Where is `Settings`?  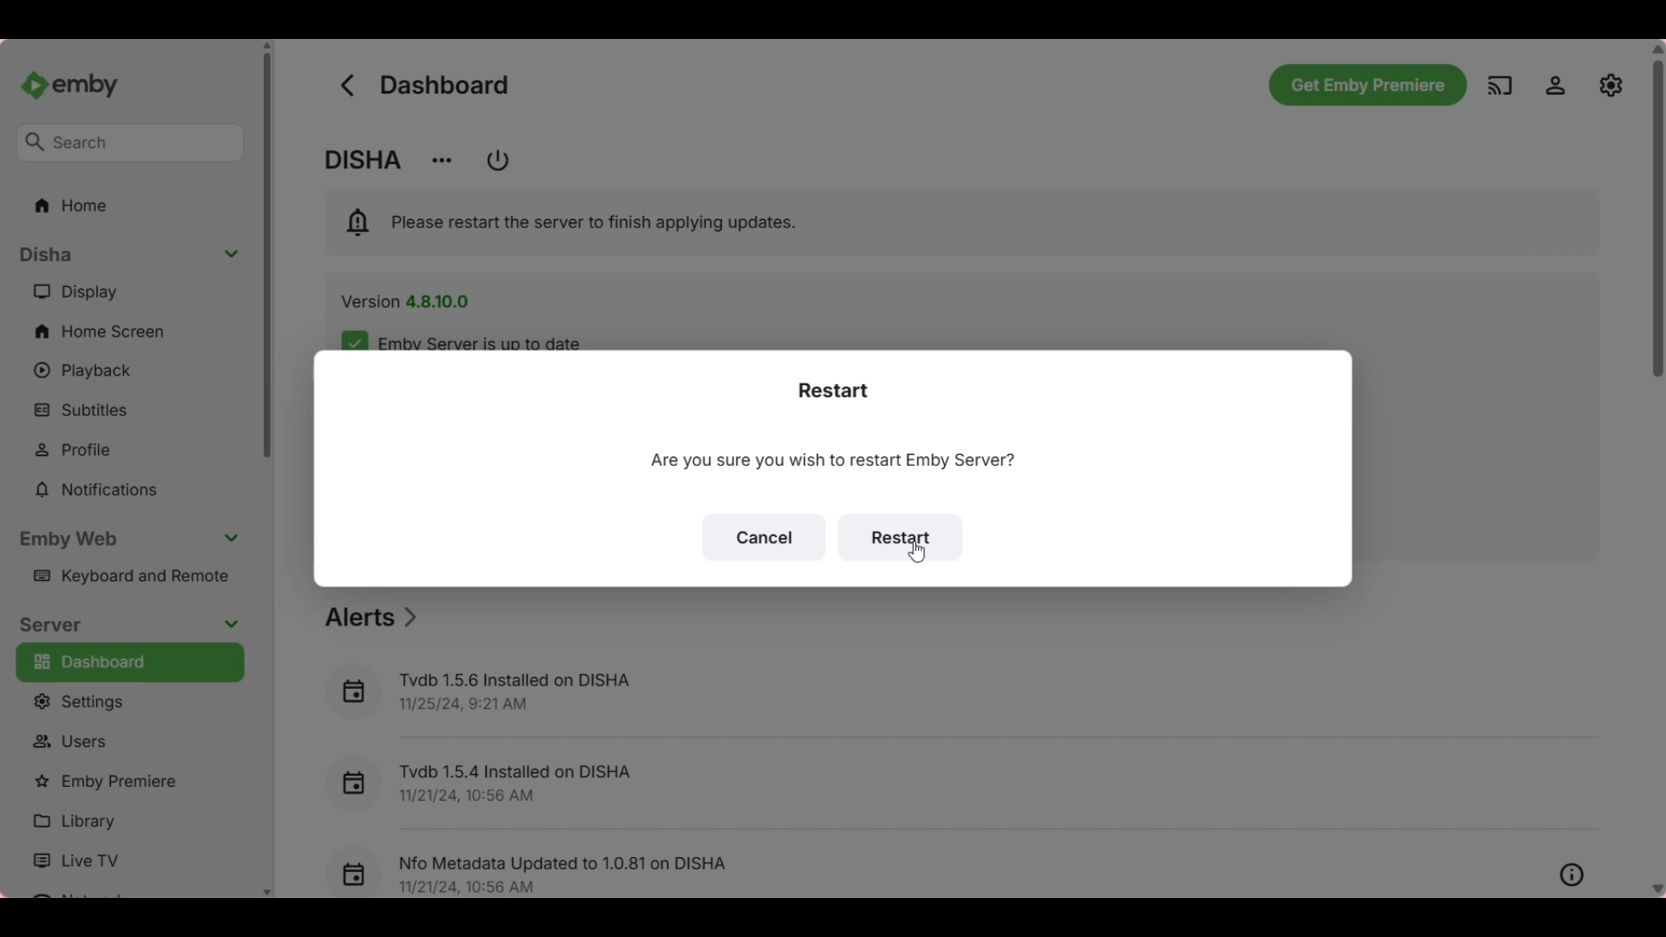 Settings is located at coordinates (128, 701).